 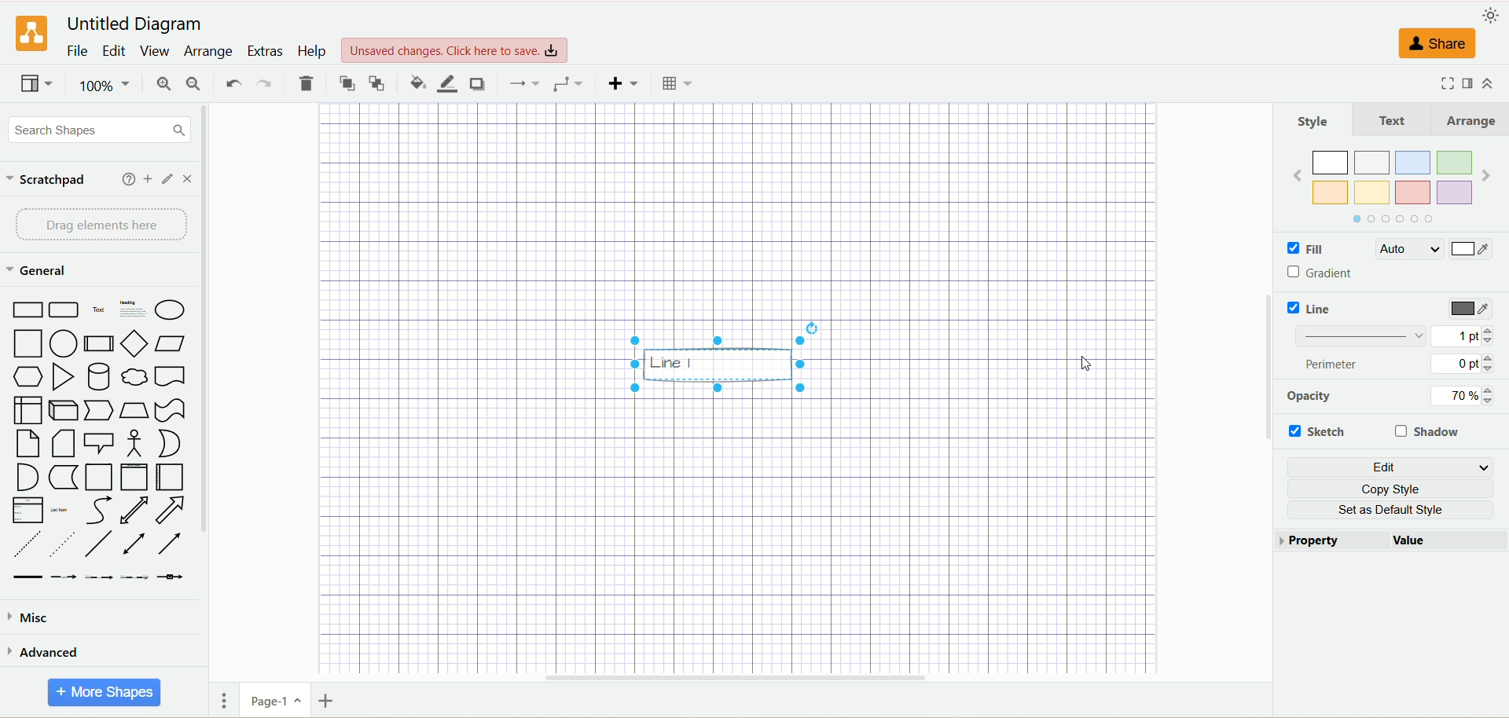 What do you see at coordinates (1468, 84) in the screenshot?
I see `format` at bounding box center [1468, 84].